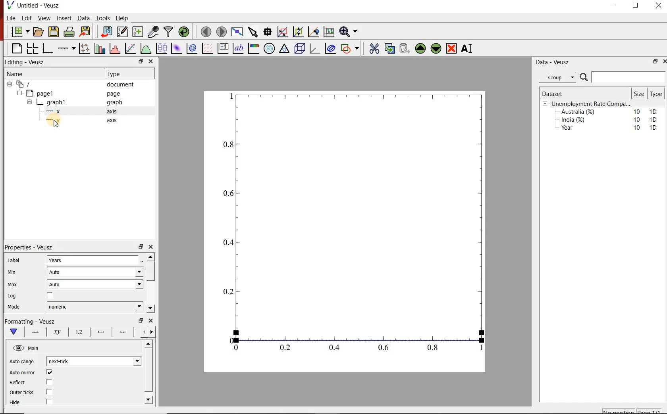 Image resolution: width=667 pixels, height=414 pixels. I want to click on caputure remote data, so click(154, 31).